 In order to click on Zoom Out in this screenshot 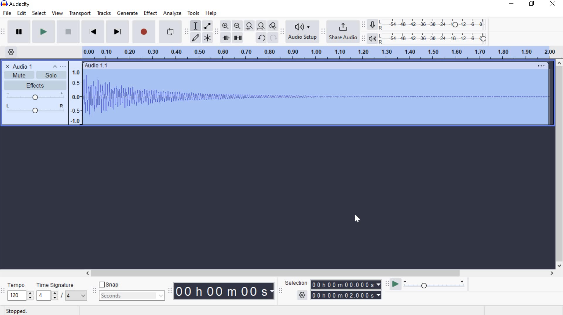, I will do `click(236, 26)`.